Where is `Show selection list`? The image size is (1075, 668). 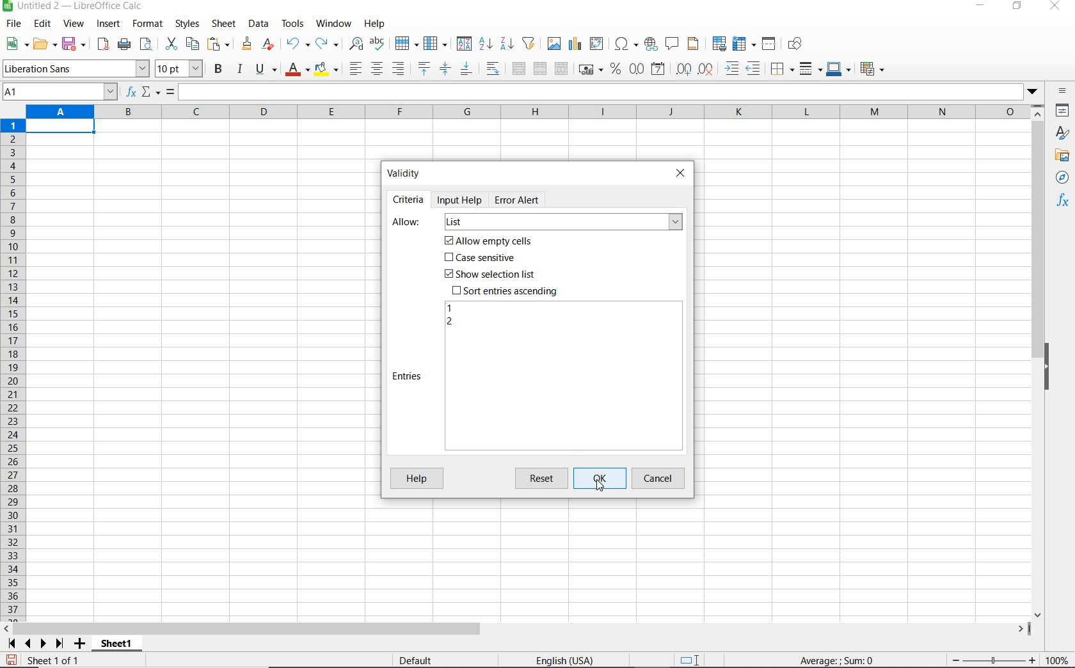
Show selection list is located at coordinates (488, 274).